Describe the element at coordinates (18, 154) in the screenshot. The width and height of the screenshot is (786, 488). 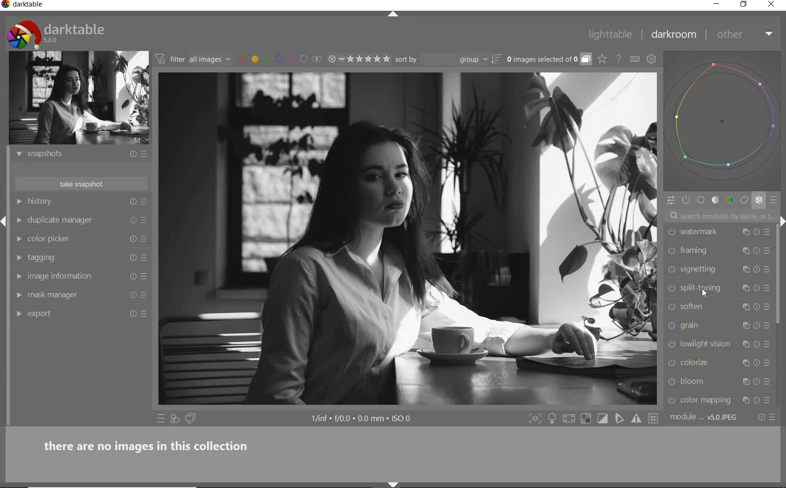
I see `show module` at that location.